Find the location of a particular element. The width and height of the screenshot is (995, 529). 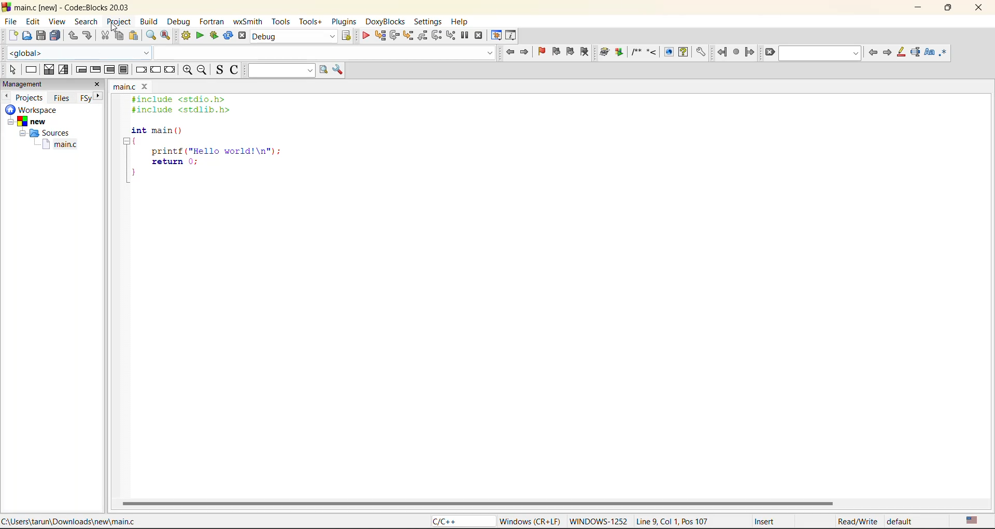

selection is located at coordinates (65, 69).